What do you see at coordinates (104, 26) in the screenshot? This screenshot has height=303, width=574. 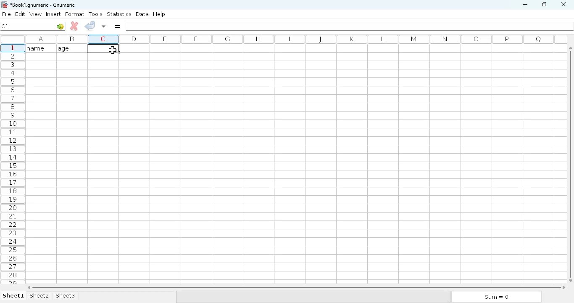 I see `accept change in multiple cells` at bounding box center [104, 26].